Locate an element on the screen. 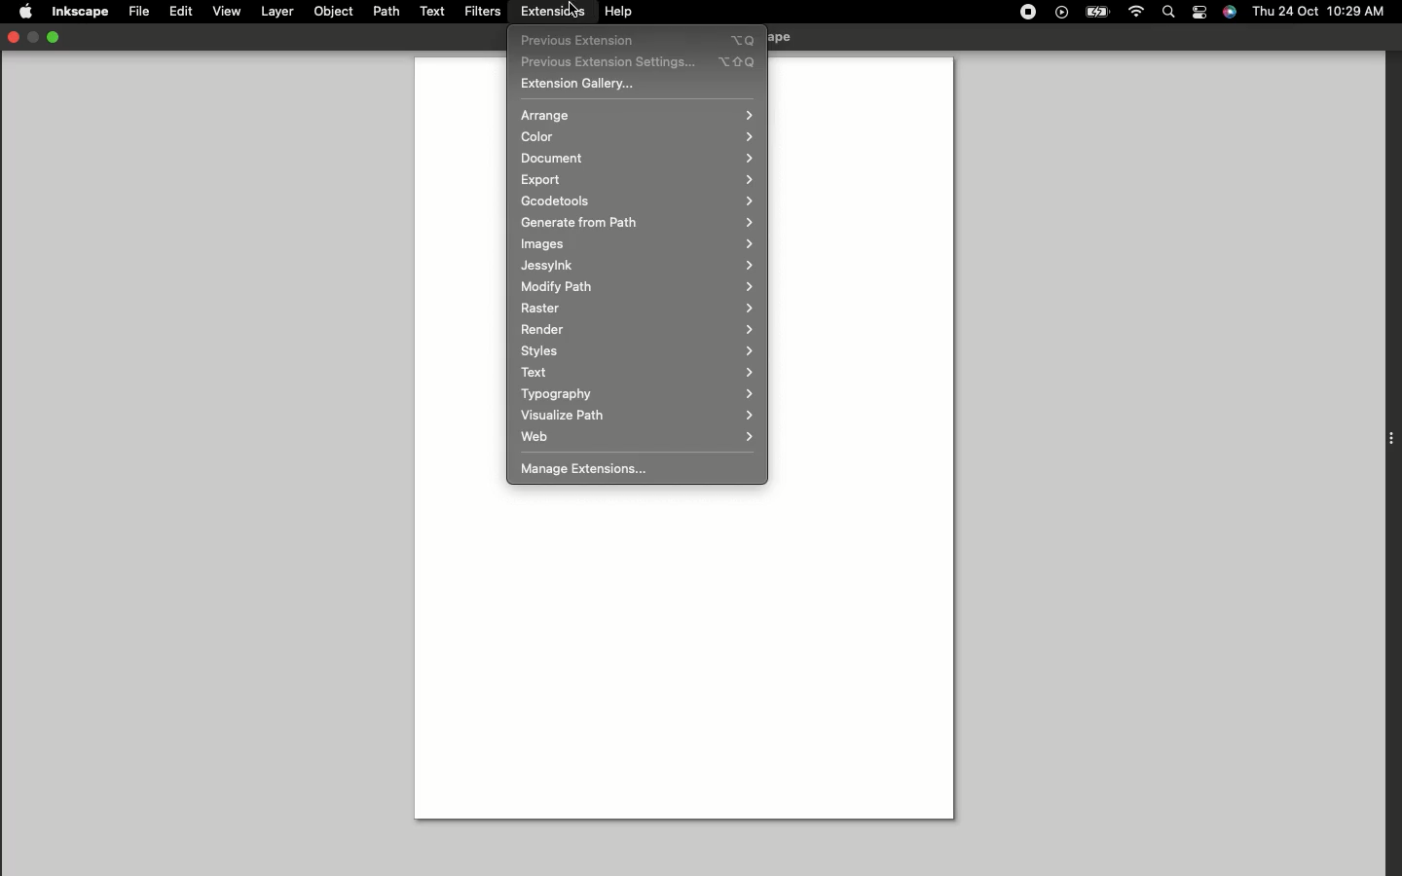 Image resolution: width=1402 pixels, height=876 pixels. Path is located at coordinates (390, 13).